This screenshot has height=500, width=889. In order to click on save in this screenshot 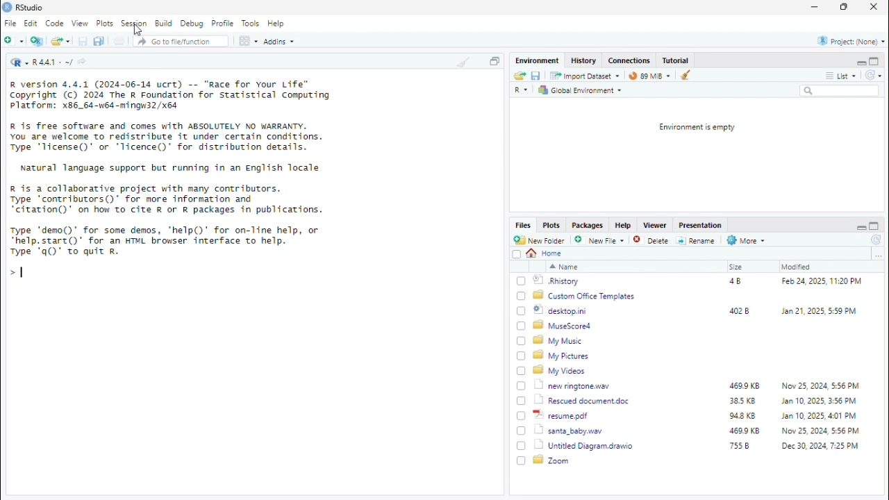, I will do `click(537, 76)`.